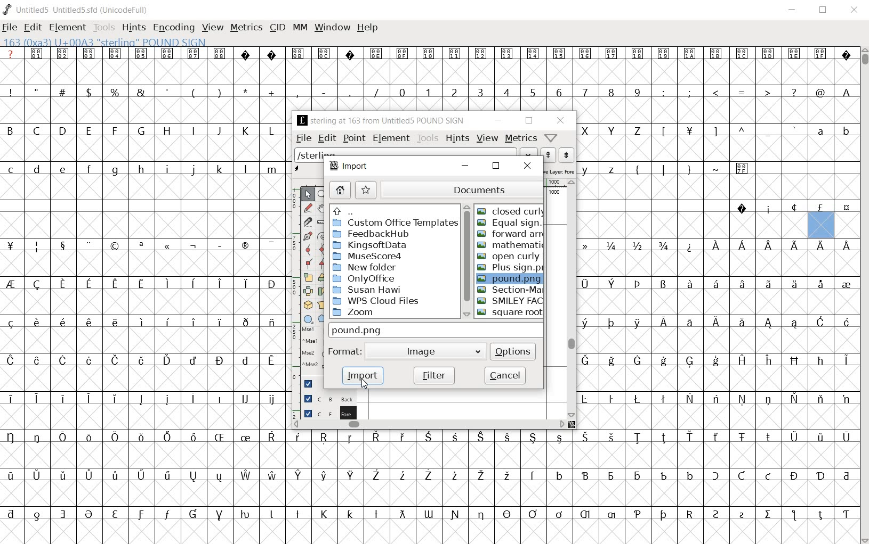 This screenshot has width=869, height=544. I want to click on H, so click(167, 131).